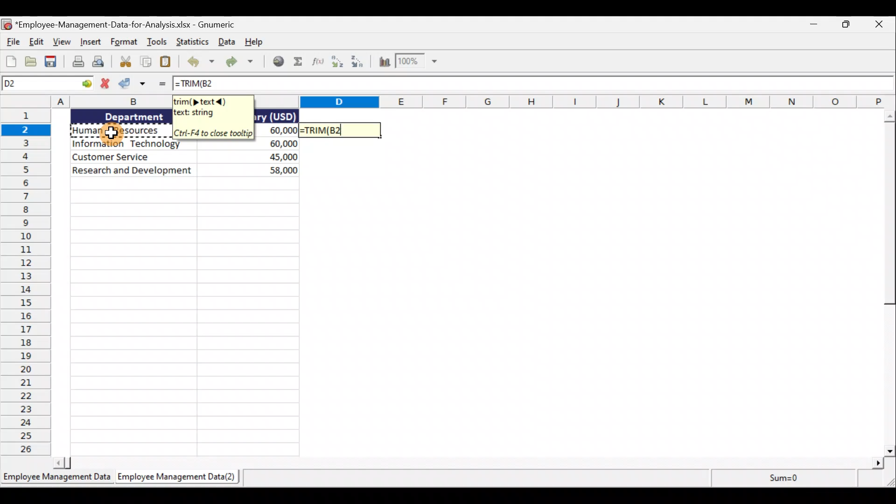 This screenshot has width=896, height=504. I want to click on text, so click(181, 159).